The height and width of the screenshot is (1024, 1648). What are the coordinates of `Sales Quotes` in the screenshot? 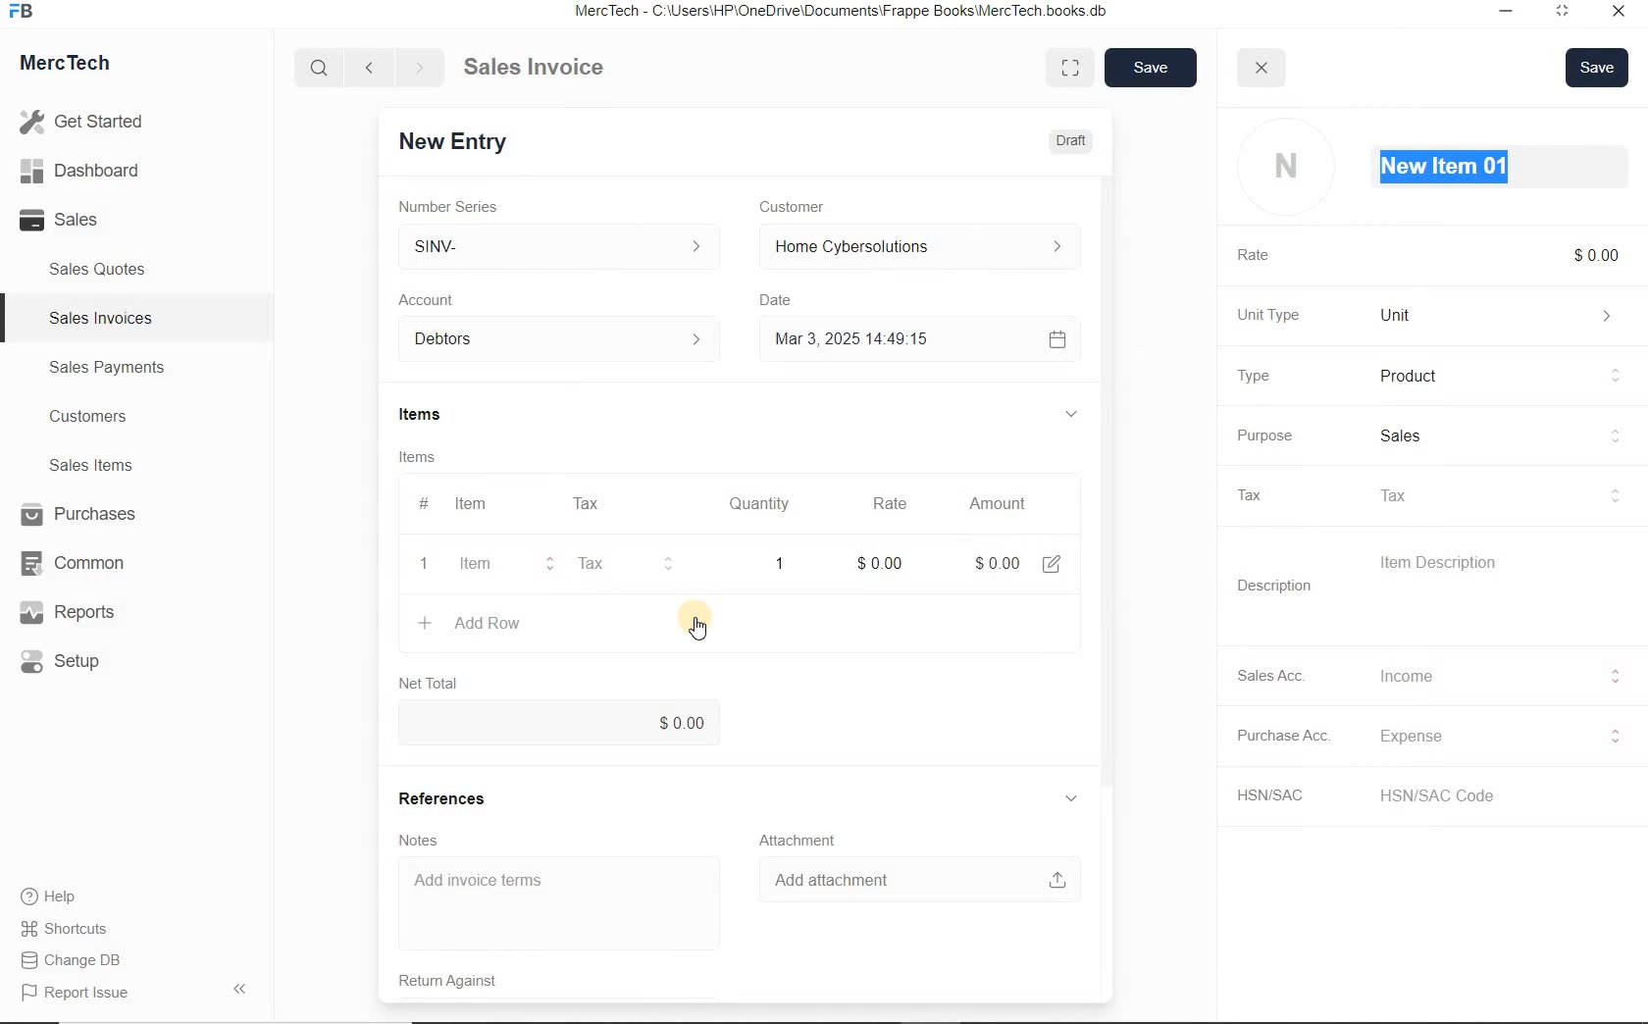 It's located at (102, 269).